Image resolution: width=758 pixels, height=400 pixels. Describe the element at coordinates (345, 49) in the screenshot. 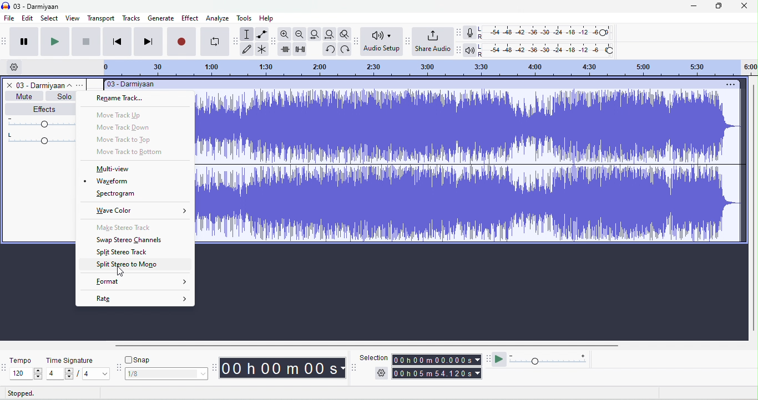

I see `redo` at that location.